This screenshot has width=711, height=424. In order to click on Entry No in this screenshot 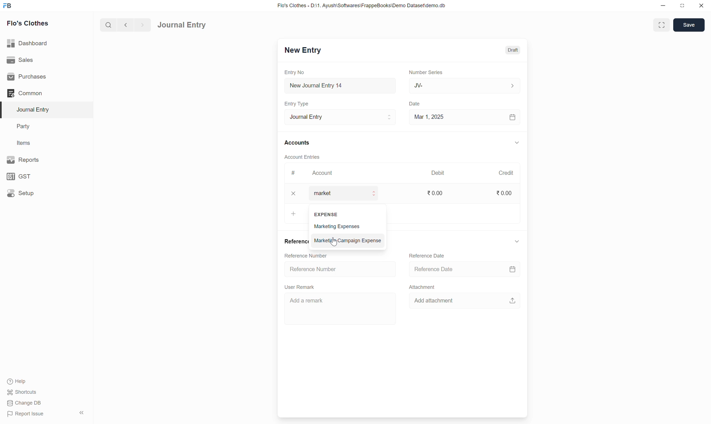, I will do `click(296, 72)`.